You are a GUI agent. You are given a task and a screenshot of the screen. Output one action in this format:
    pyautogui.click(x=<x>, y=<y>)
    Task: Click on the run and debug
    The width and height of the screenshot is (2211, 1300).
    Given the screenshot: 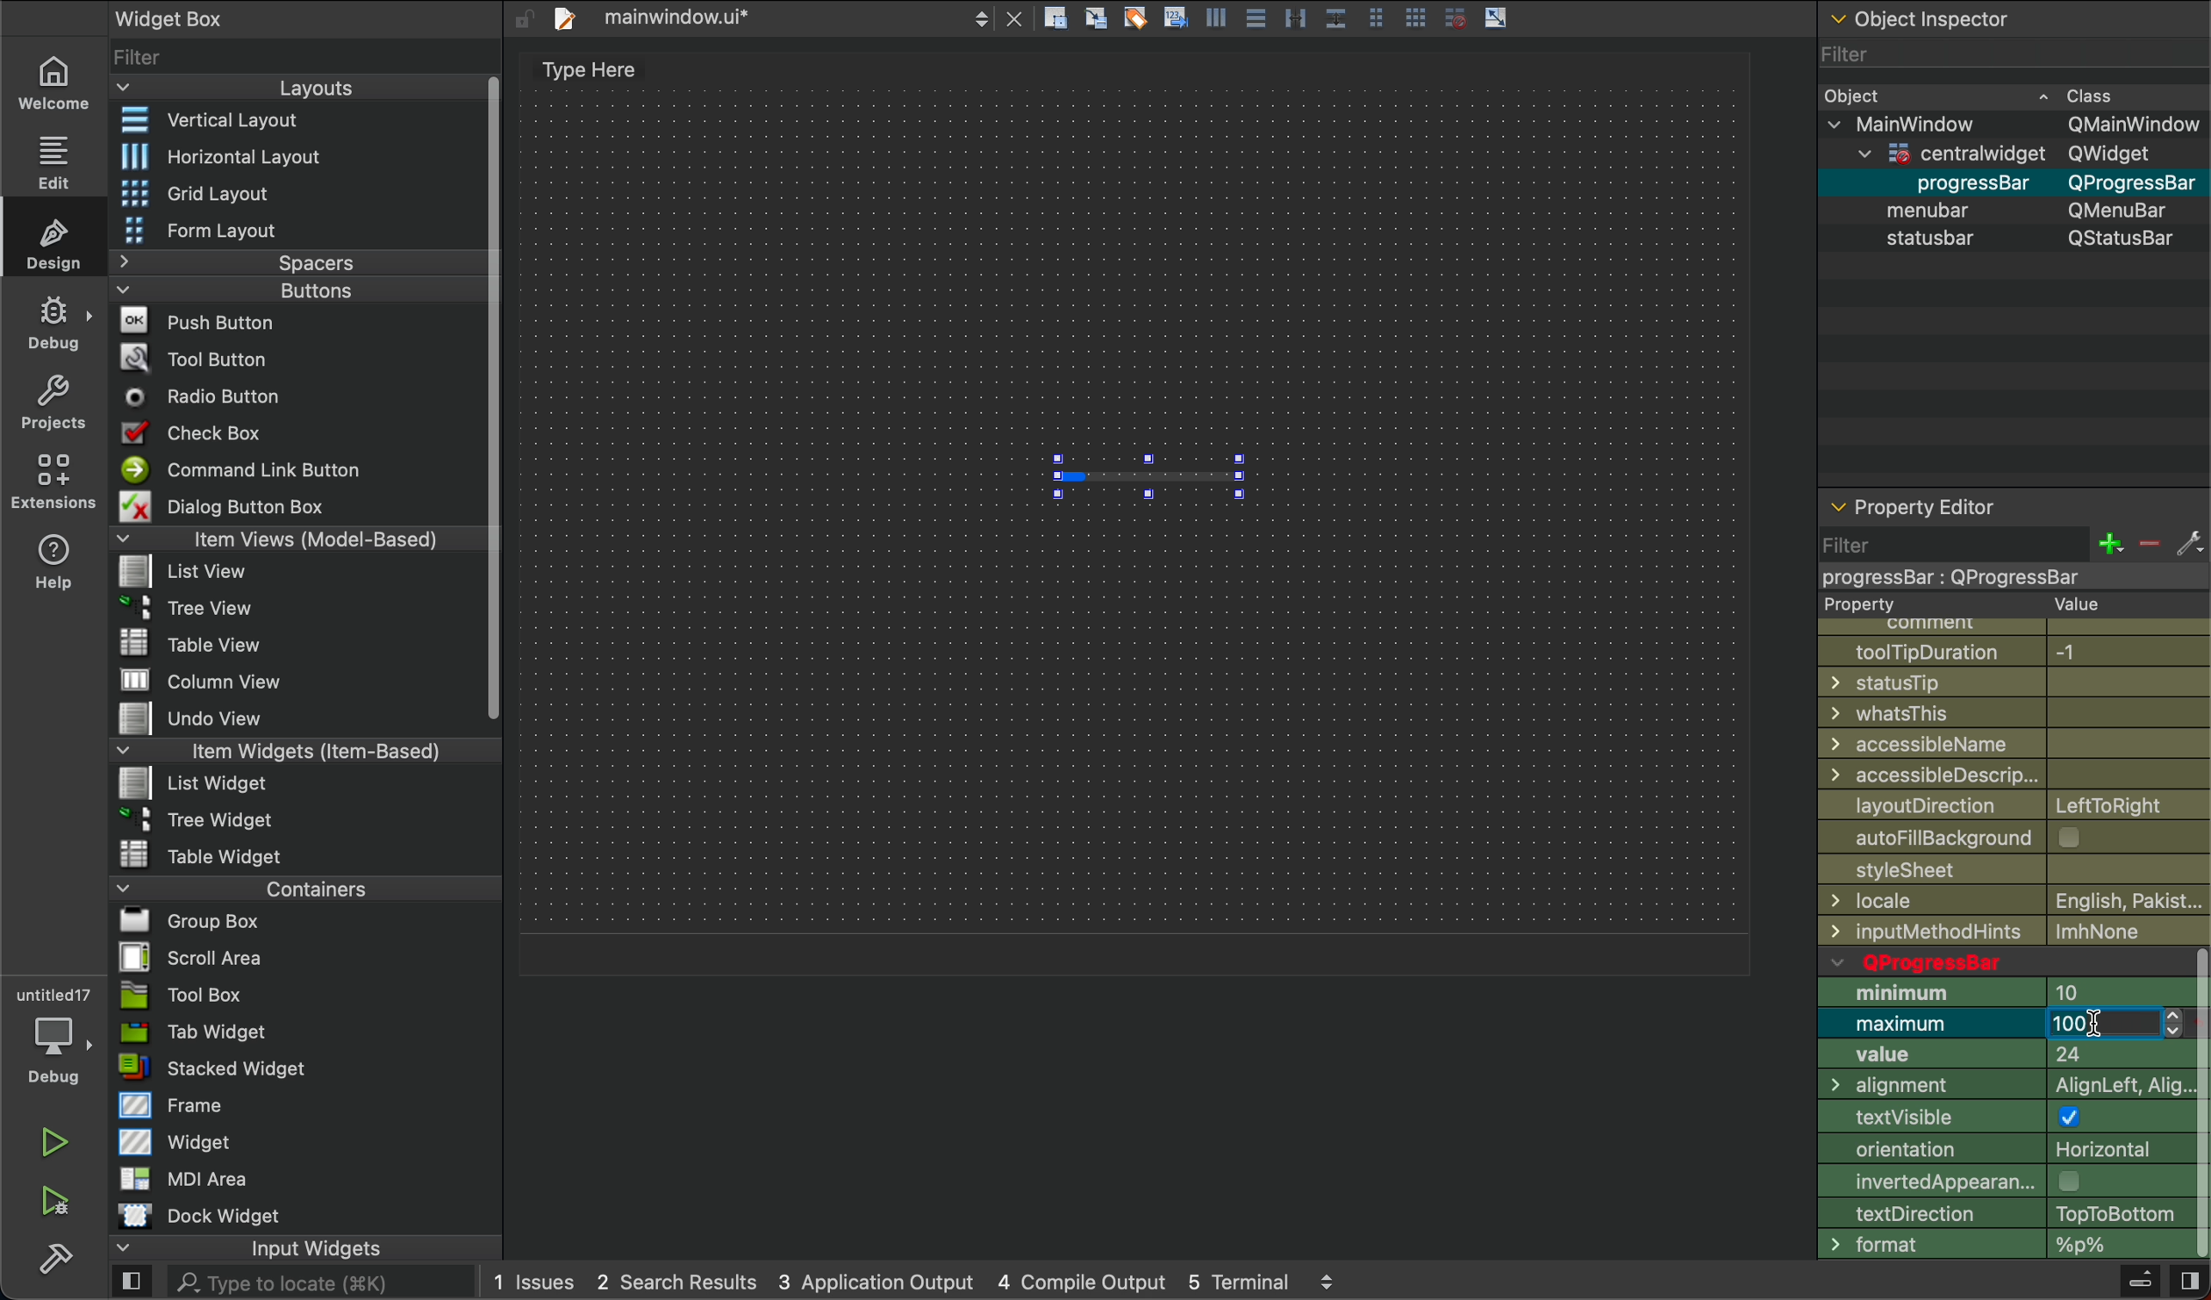 What is the action you would take?
    pyautogui.click(x=57, y=1201)
    